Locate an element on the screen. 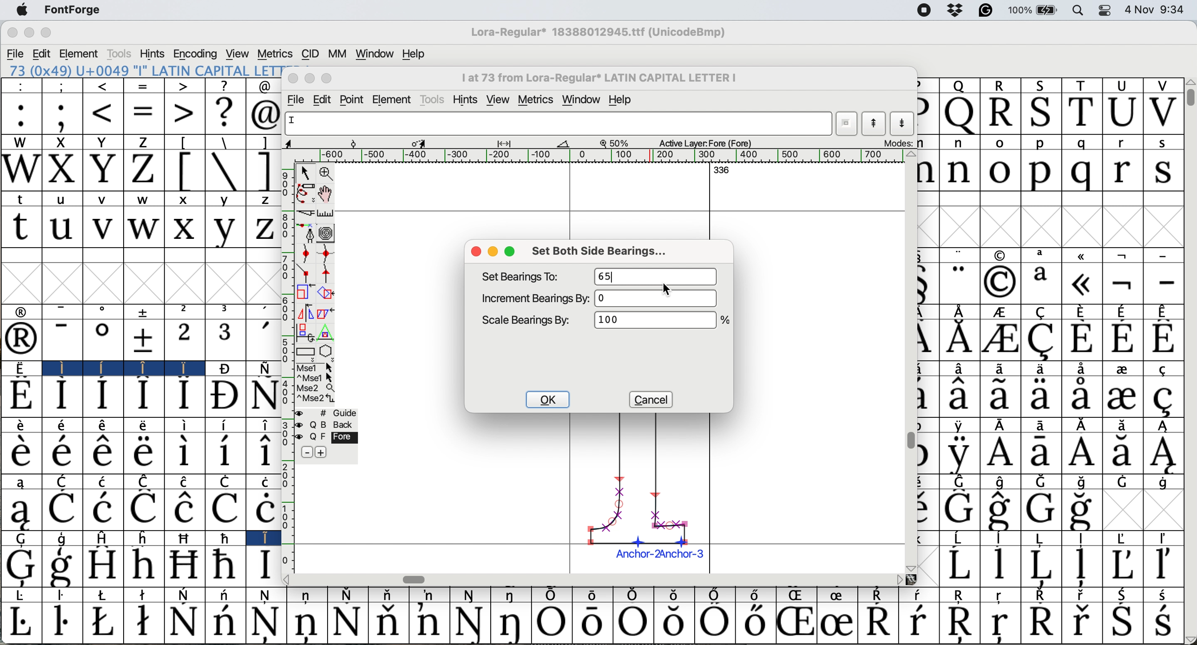  Symbol is located at coordinates (185, 595).